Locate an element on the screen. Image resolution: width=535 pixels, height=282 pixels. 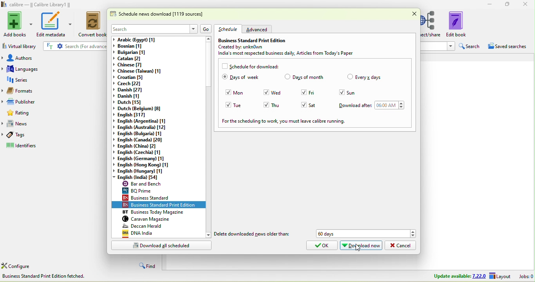
english(czechia)[1] is located at coordinates (144, 152).